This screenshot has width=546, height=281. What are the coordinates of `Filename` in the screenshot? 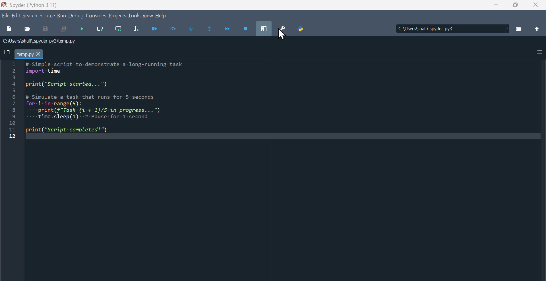 It's located at (30, 54).